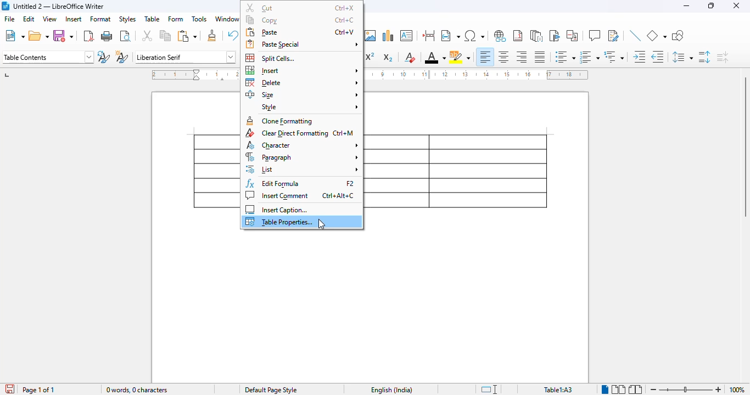 The image size is (750, 395). What do you see at coordinates (10, 389) in the screenshot?
I see `click to save the document` at bounding box center [10, 389].